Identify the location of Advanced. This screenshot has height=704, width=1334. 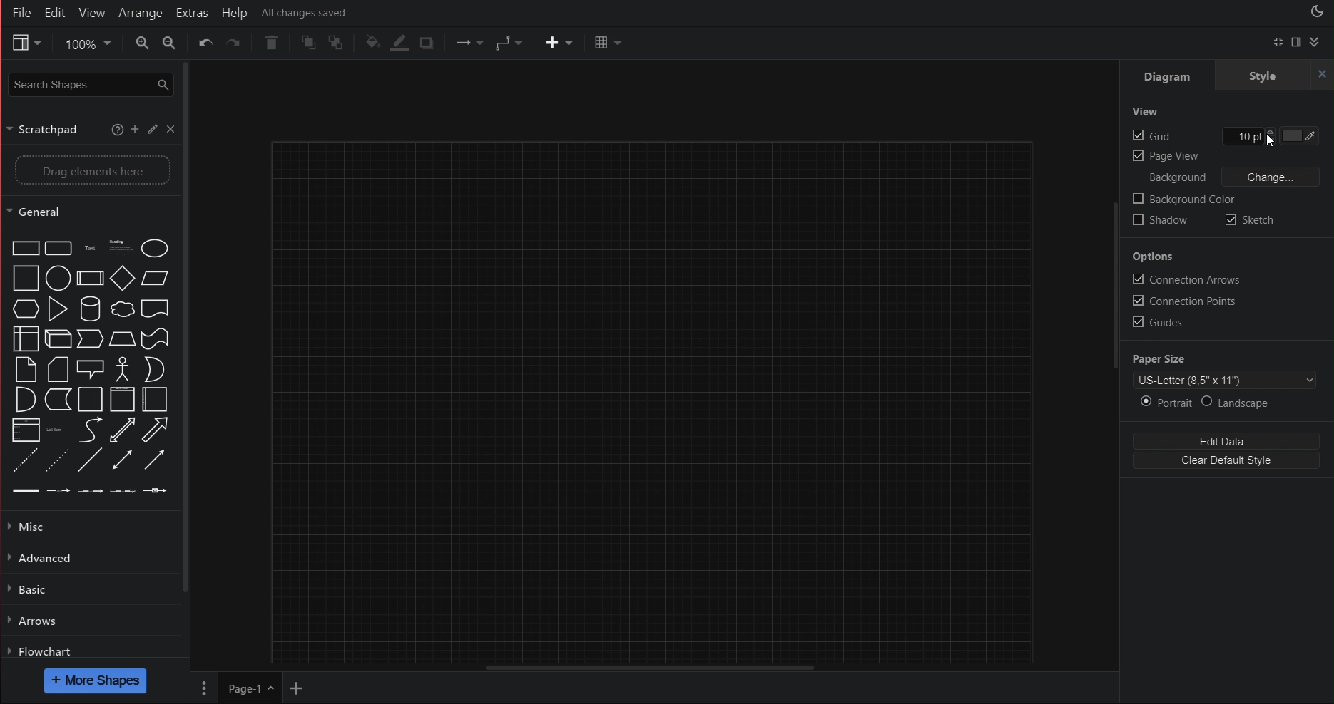
(48, 556).